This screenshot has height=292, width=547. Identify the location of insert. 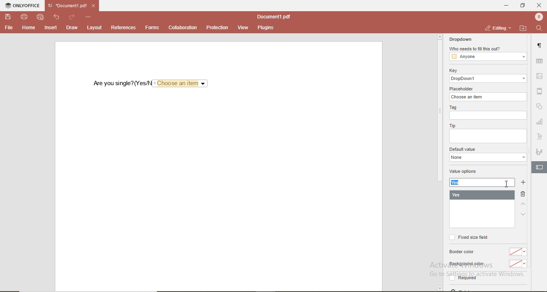
(51, 28).